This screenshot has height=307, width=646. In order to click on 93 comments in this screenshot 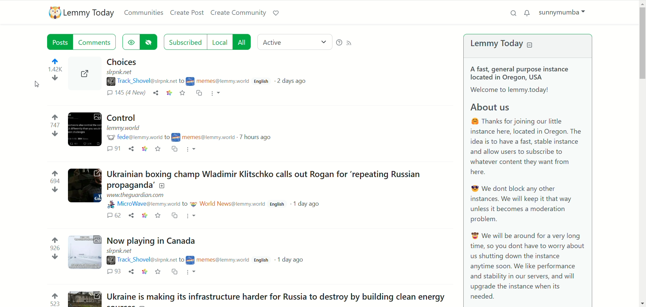, I will do `click(115, 272)`.